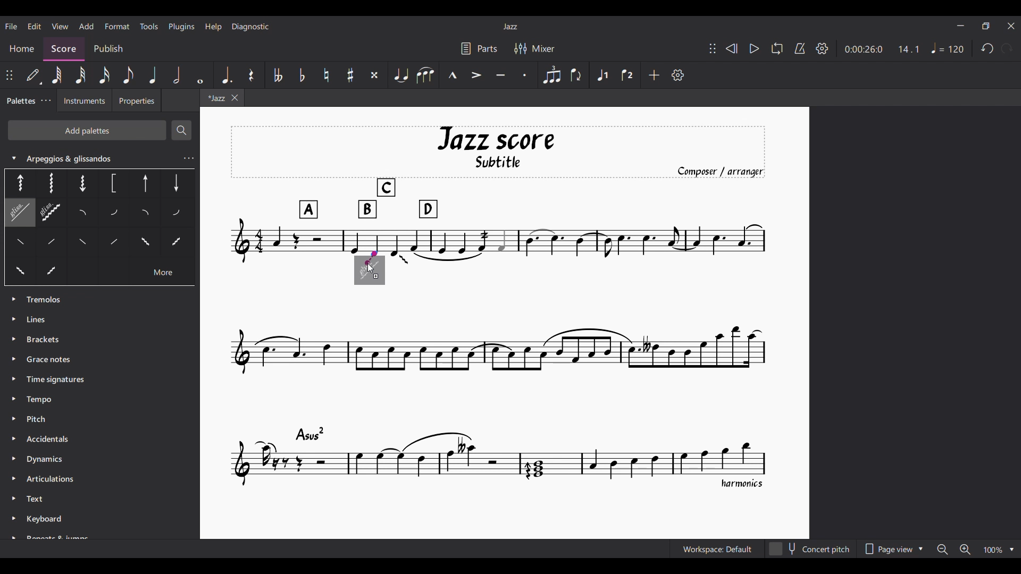 The image size is (1021, 574). I want to click on Pitch, so click(37, 418).